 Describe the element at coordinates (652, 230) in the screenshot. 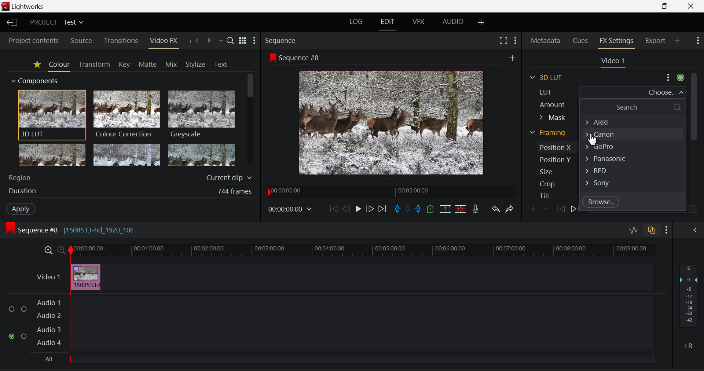

I see `Toggle auto track sync` at that location.